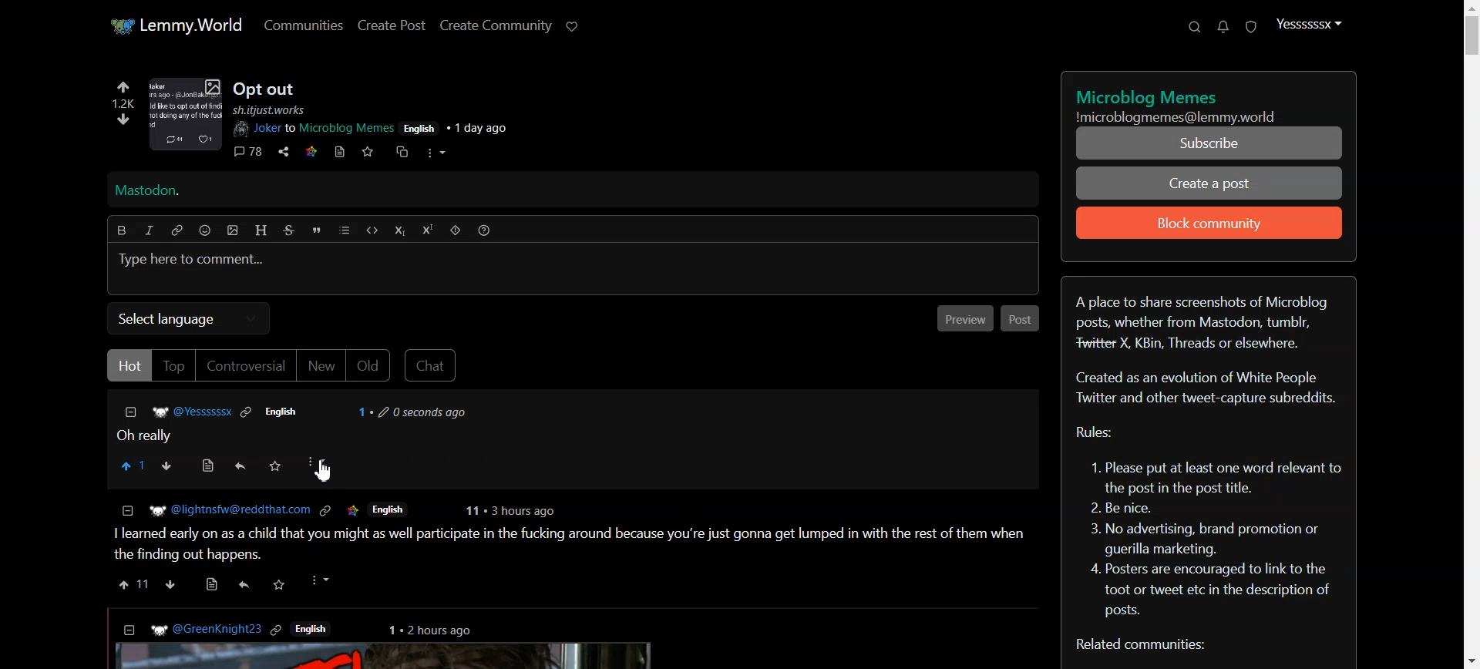 This screenshot has height=669, width=1480. What do you see at coordinates (310, 152) in the screenshot?
I see `link` at bounding box center [310, 152].